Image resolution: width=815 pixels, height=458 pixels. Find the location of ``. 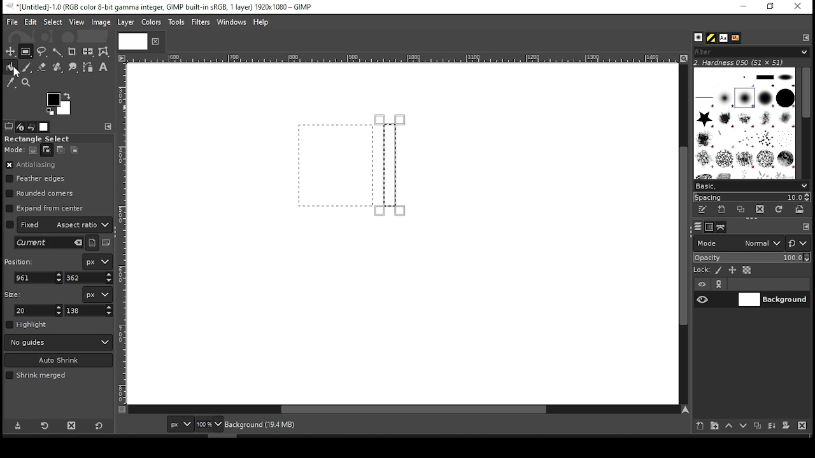

 is located at coordinates (400, 59).